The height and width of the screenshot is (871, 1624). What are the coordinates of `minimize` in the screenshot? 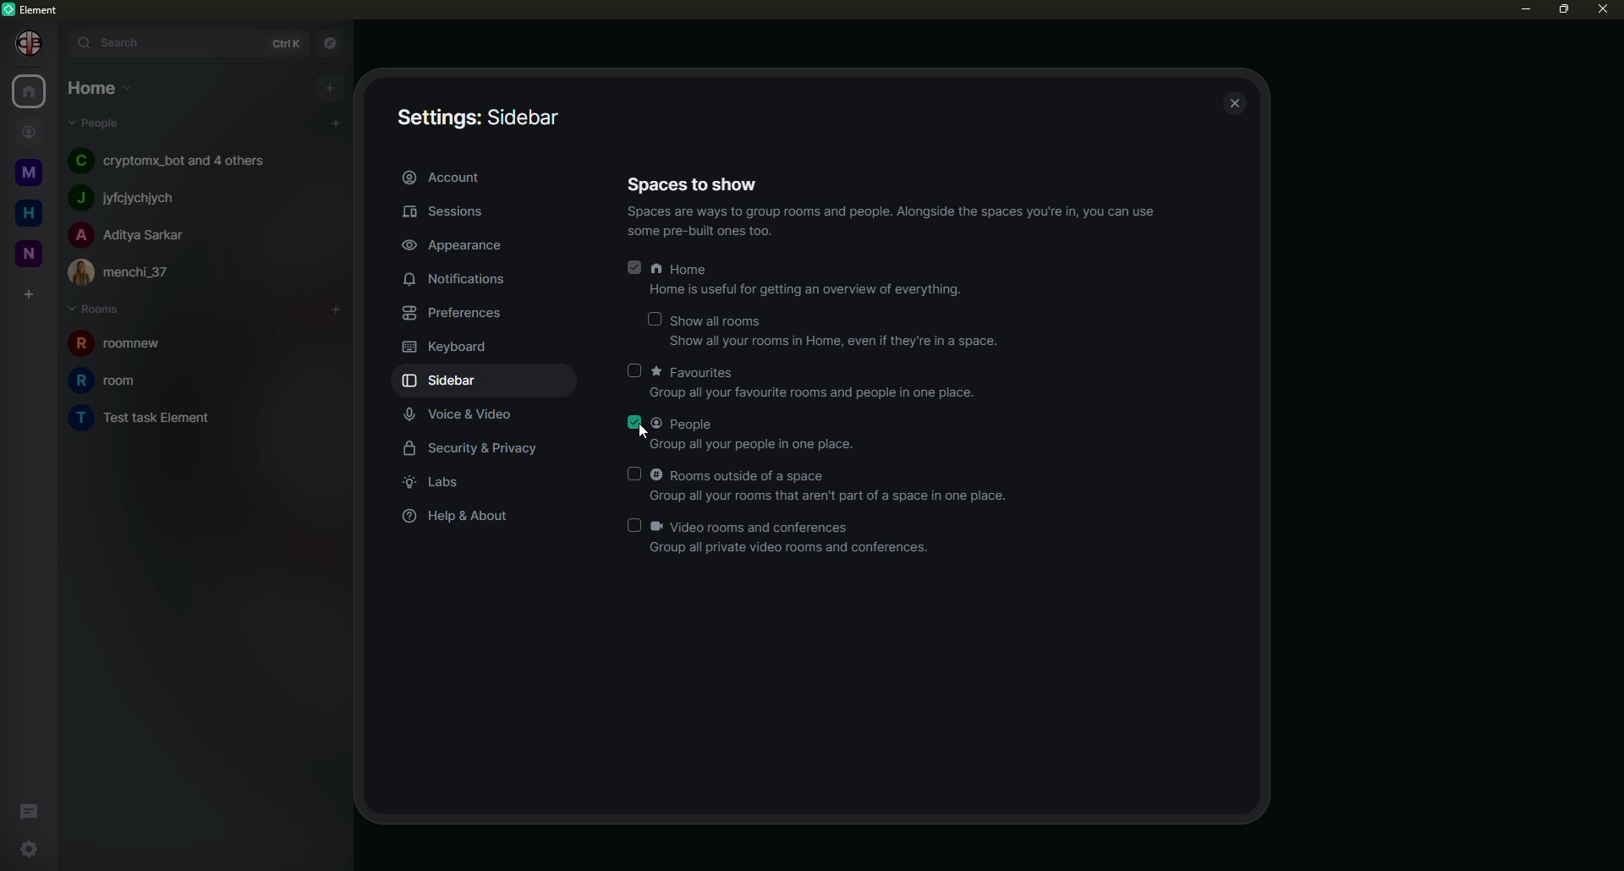 It's located at (1519, 8).